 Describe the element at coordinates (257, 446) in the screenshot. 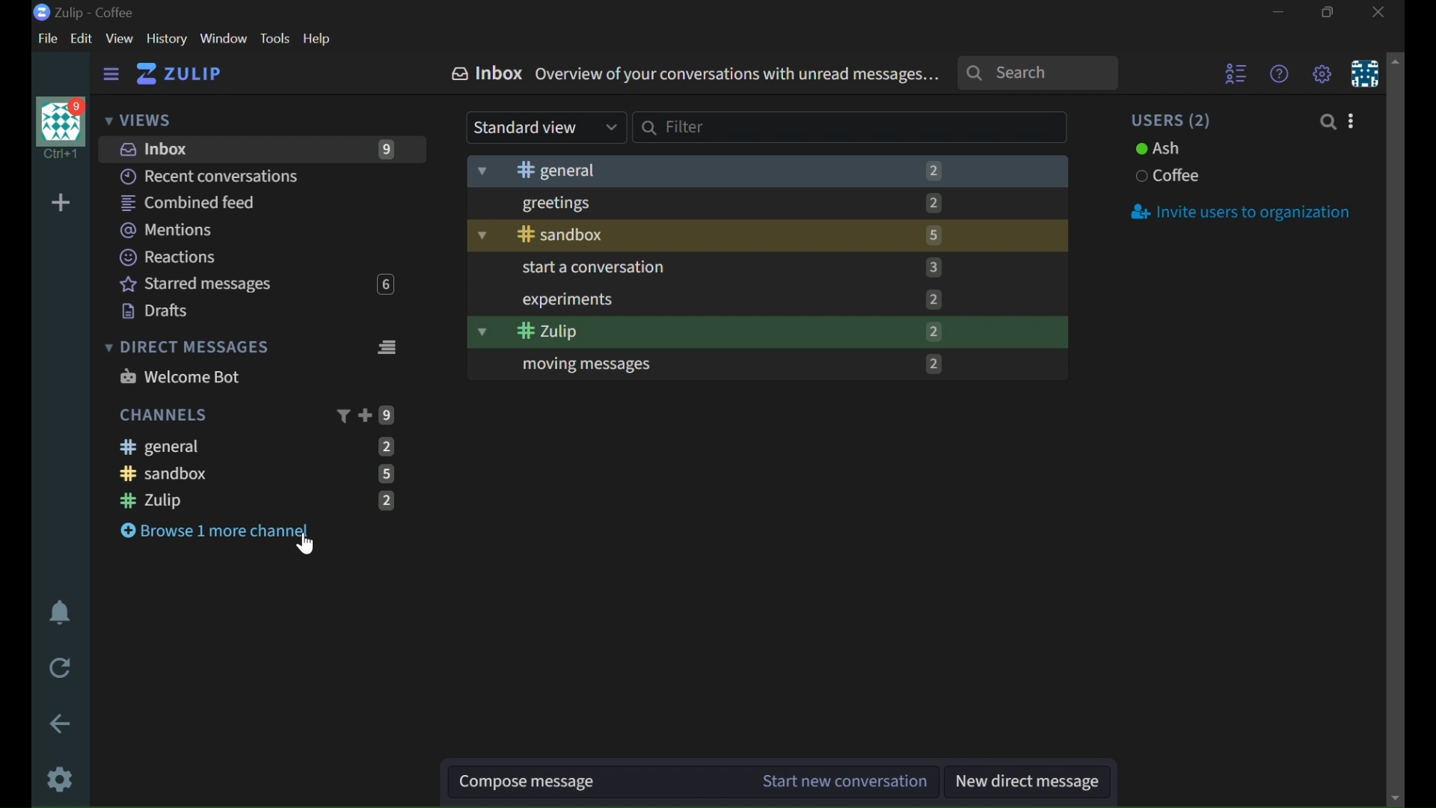

I see `GENERAL` at that location.